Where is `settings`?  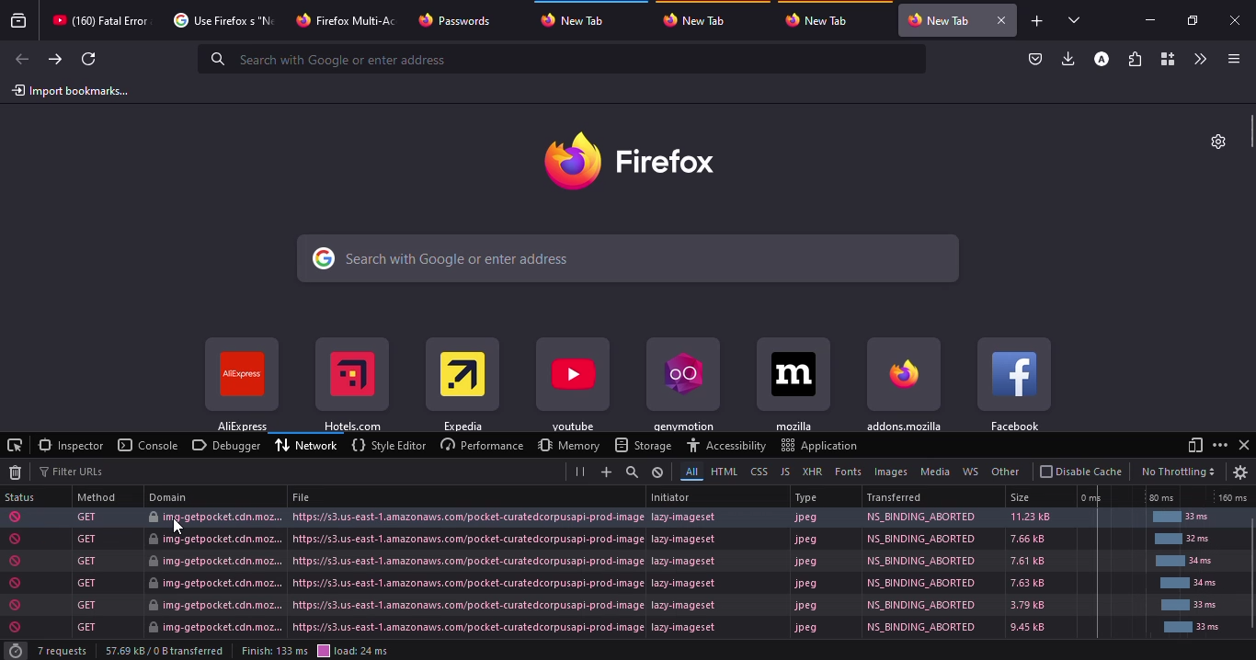 settings is located at coordinates (1241, 472).